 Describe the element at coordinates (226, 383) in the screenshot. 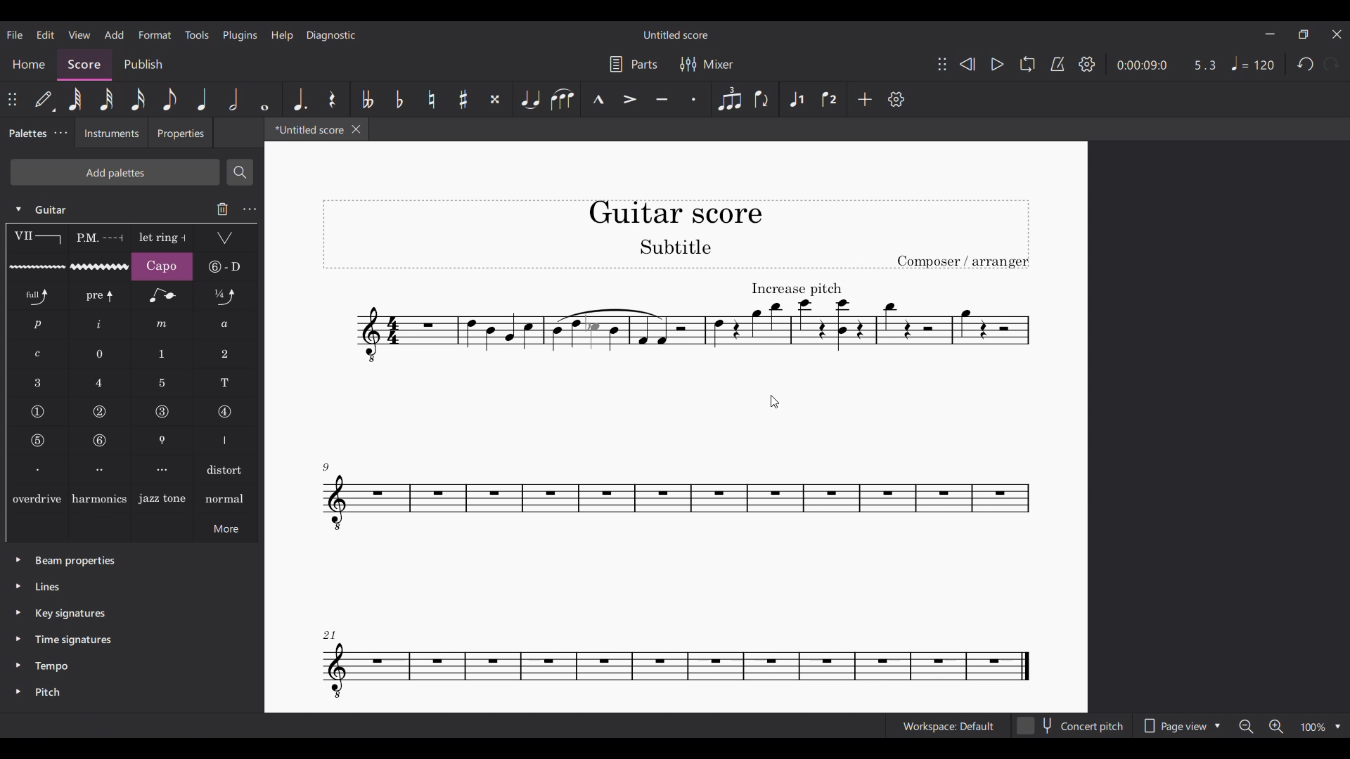

I see `LH guitar fingering T` at that location.